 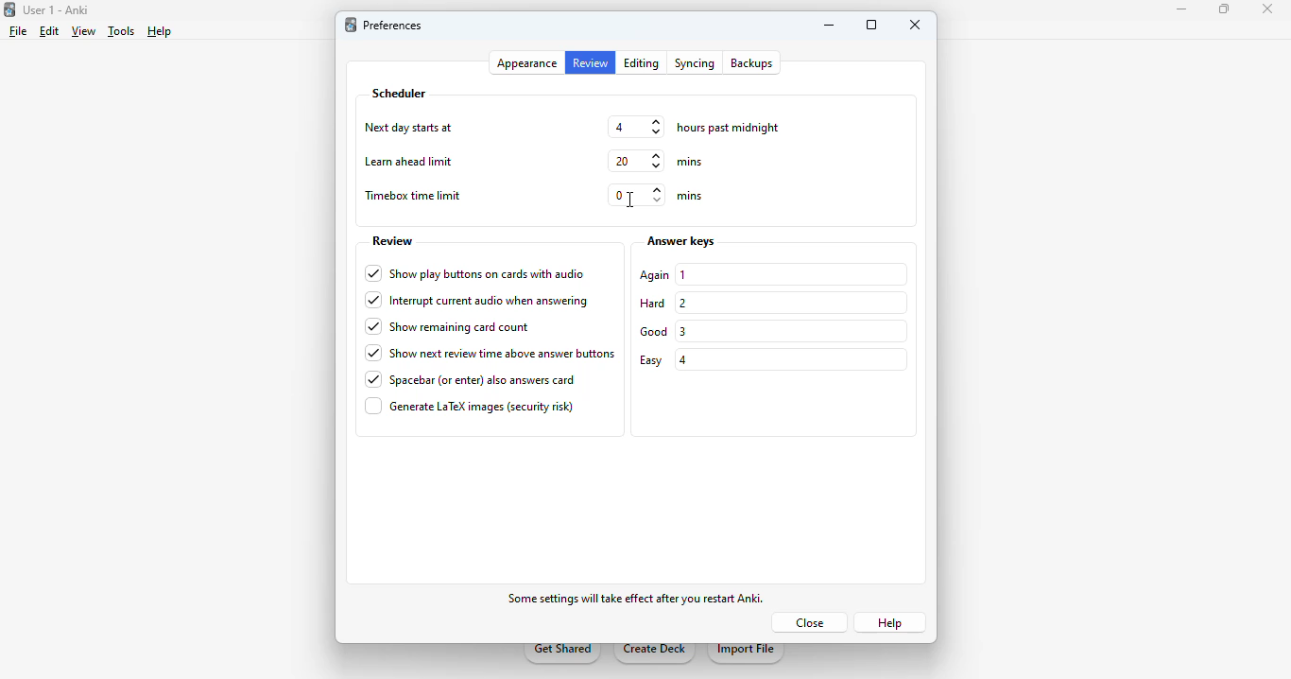 I want to click on show play buttons on cards with audio, so click(x=474, y=274).